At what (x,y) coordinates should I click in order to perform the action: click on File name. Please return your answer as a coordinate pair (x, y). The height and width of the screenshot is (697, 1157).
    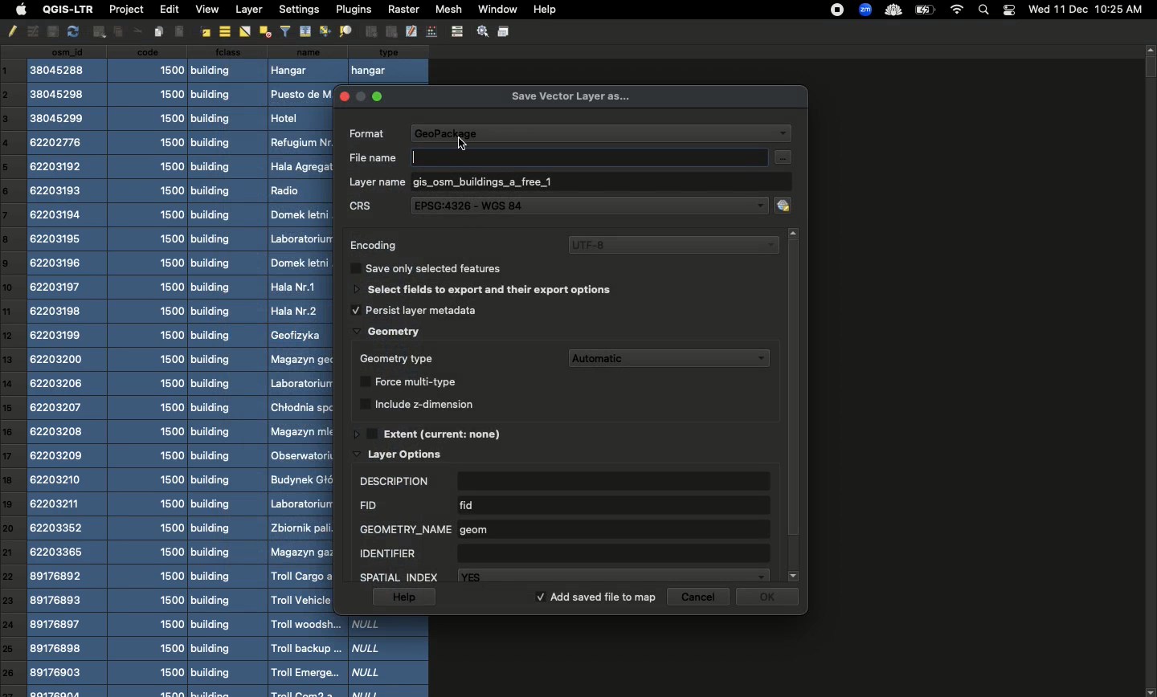
    Looking at the image, I should click on (577, 156).